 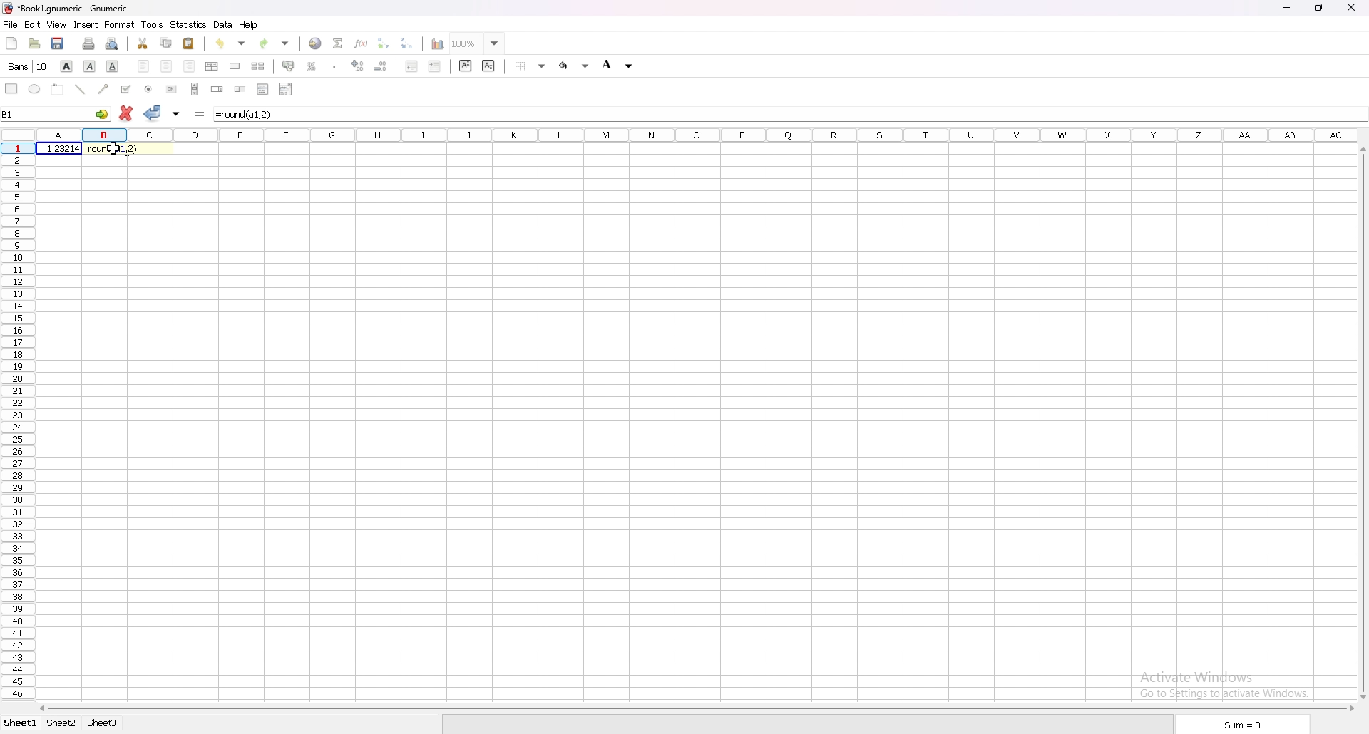 What do you see at coordinates (176, 113) in the screenshot?
I see `accept changes in all cells` at bounding box center [176, 113].